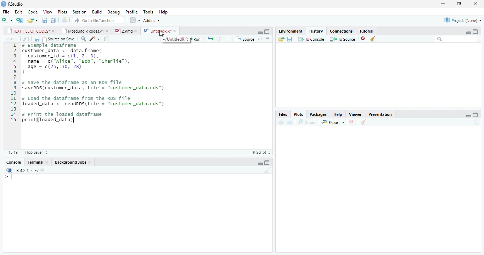  Describe the element at coordinates (219, 39) in the screenshot. I see `up` at that location.